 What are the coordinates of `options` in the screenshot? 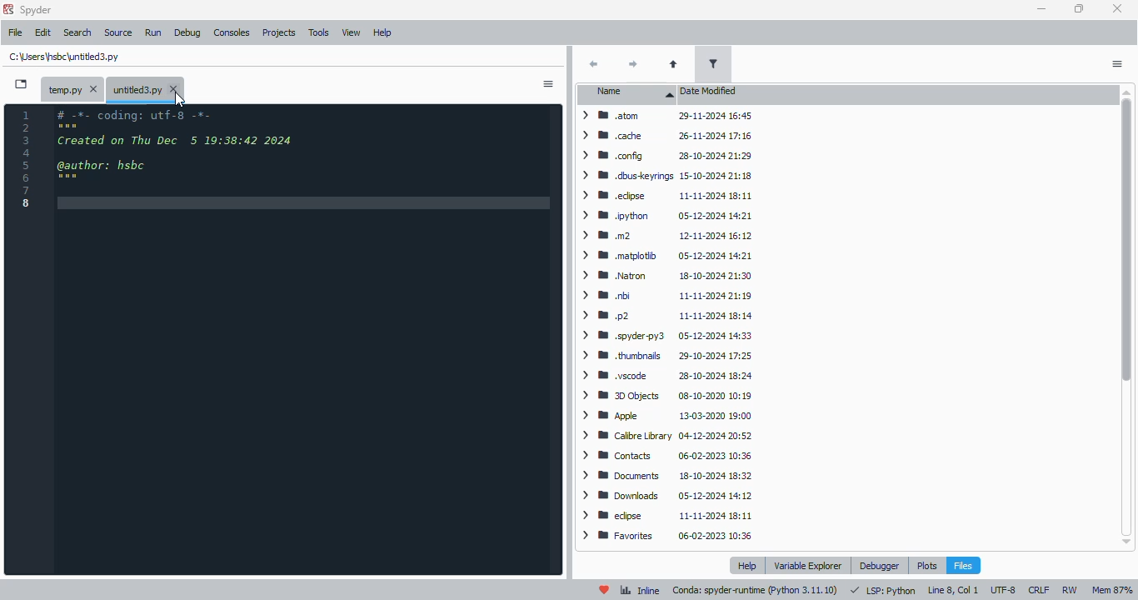 It's located at (1116, 64).